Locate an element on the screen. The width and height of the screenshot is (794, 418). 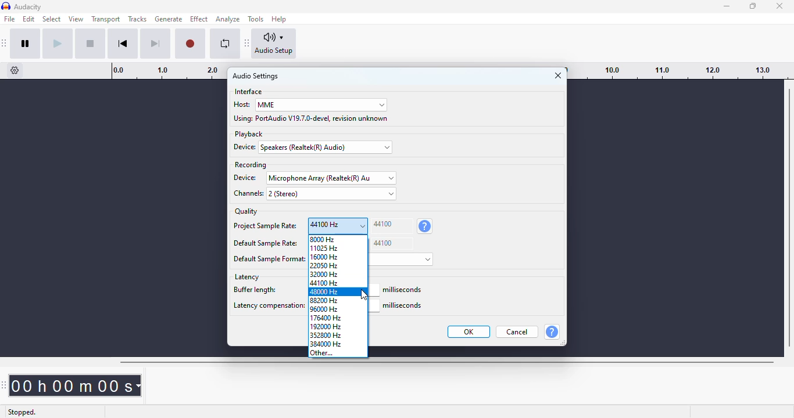
record is located at coordinates (190, 44).